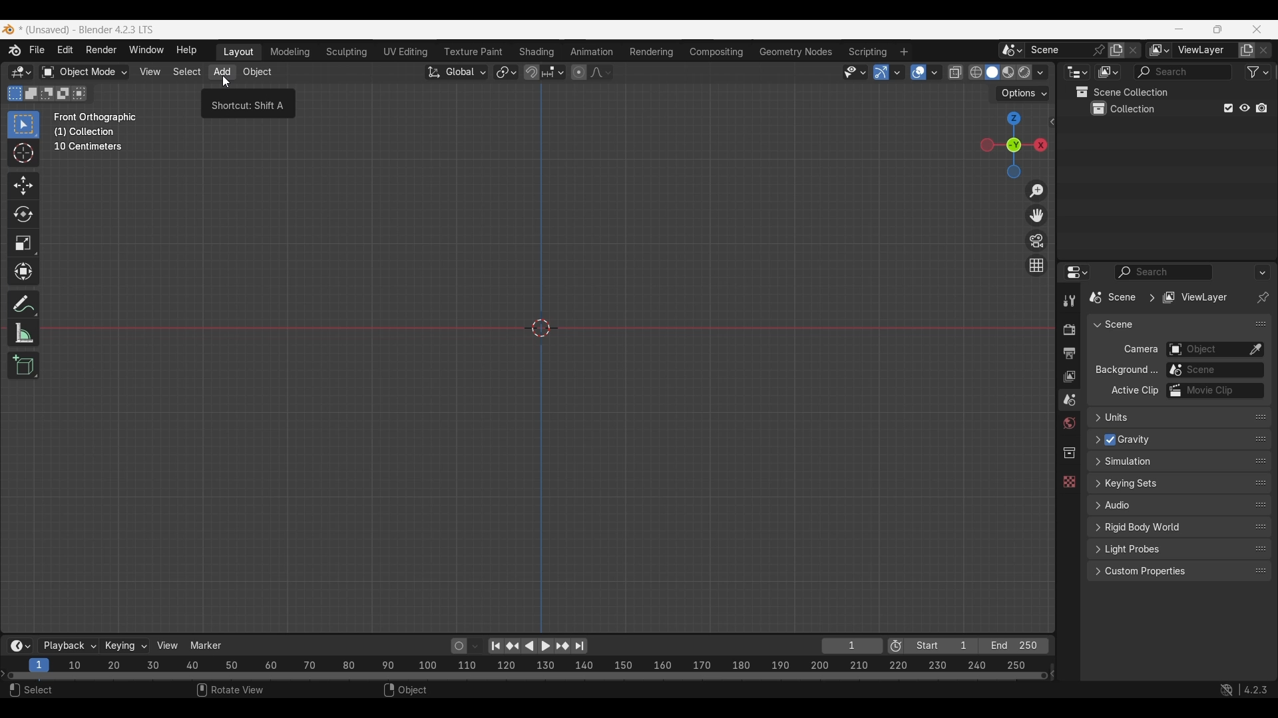 This screenshot has height=718, width=1278. Describe the element at coordinates (1010, 145) in the screenshot. I see `Click to use a preset viewport` at that location.